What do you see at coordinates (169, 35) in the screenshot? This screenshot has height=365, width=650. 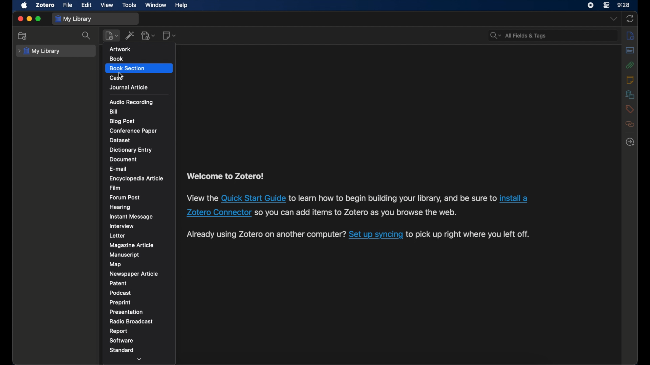 I see `new note` at bounding box center [169, 35].